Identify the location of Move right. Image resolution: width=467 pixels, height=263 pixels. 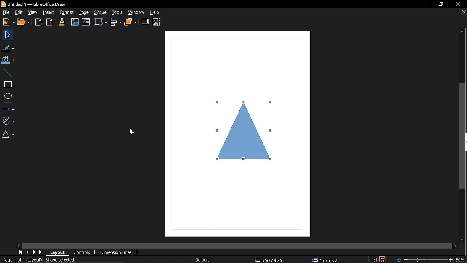
(455, 246).